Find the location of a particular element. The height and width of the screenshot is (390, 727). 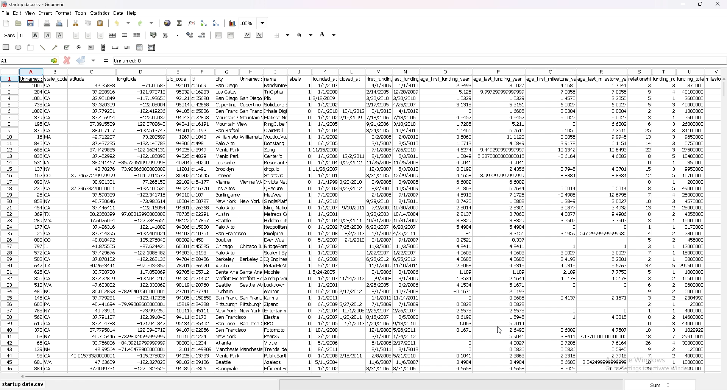

scroll bar is located at coordinates (367, 378).